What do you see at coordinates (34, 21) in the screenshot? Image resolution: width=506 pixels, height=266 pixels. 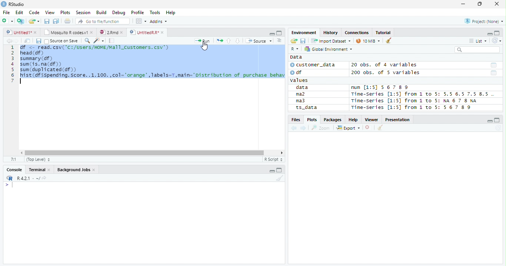 I see `Open Folder` at bounding box center [34, 21].